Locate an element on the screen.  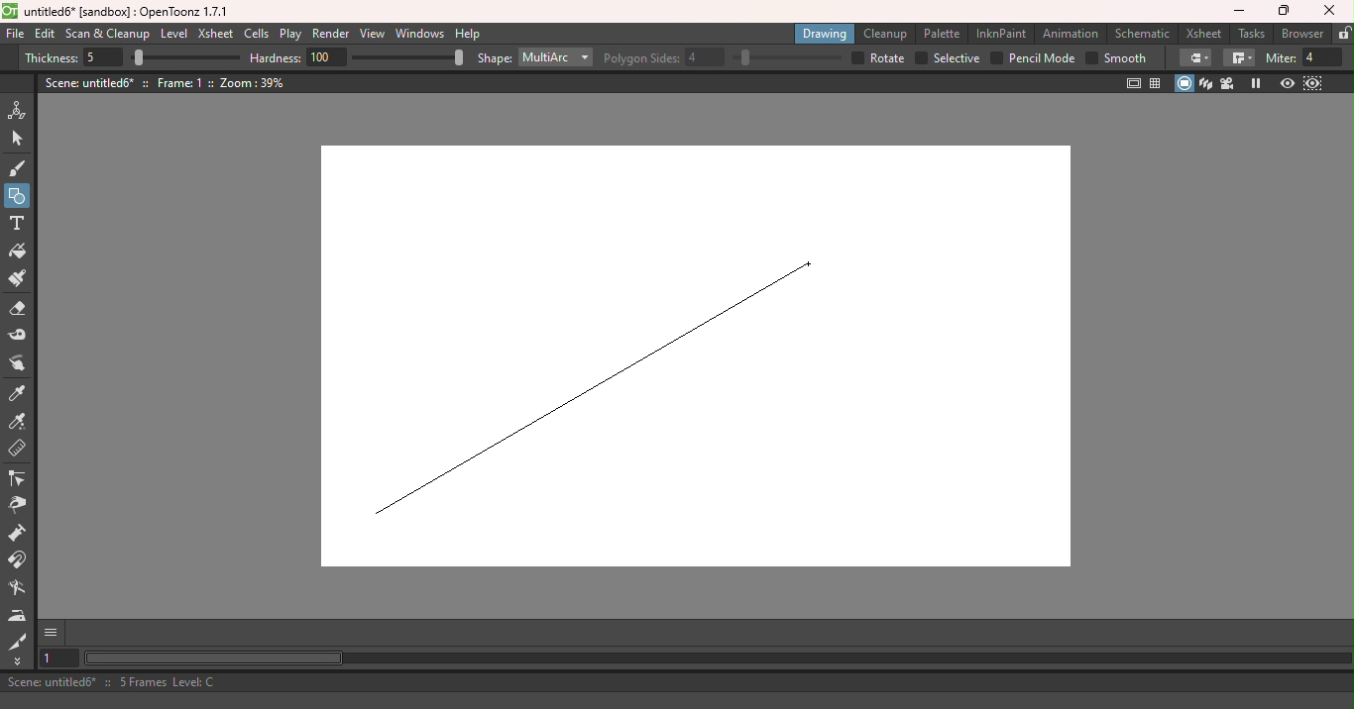
Minimize is located at coordinates (1237, 12).